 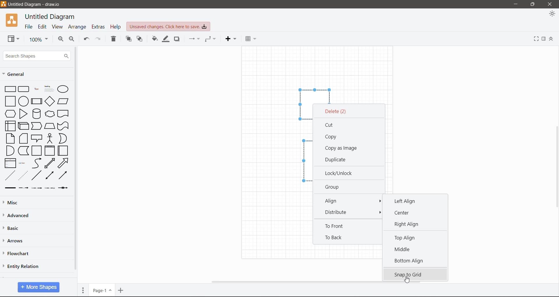 I want to click on Cut, so click(x=332, y=125).